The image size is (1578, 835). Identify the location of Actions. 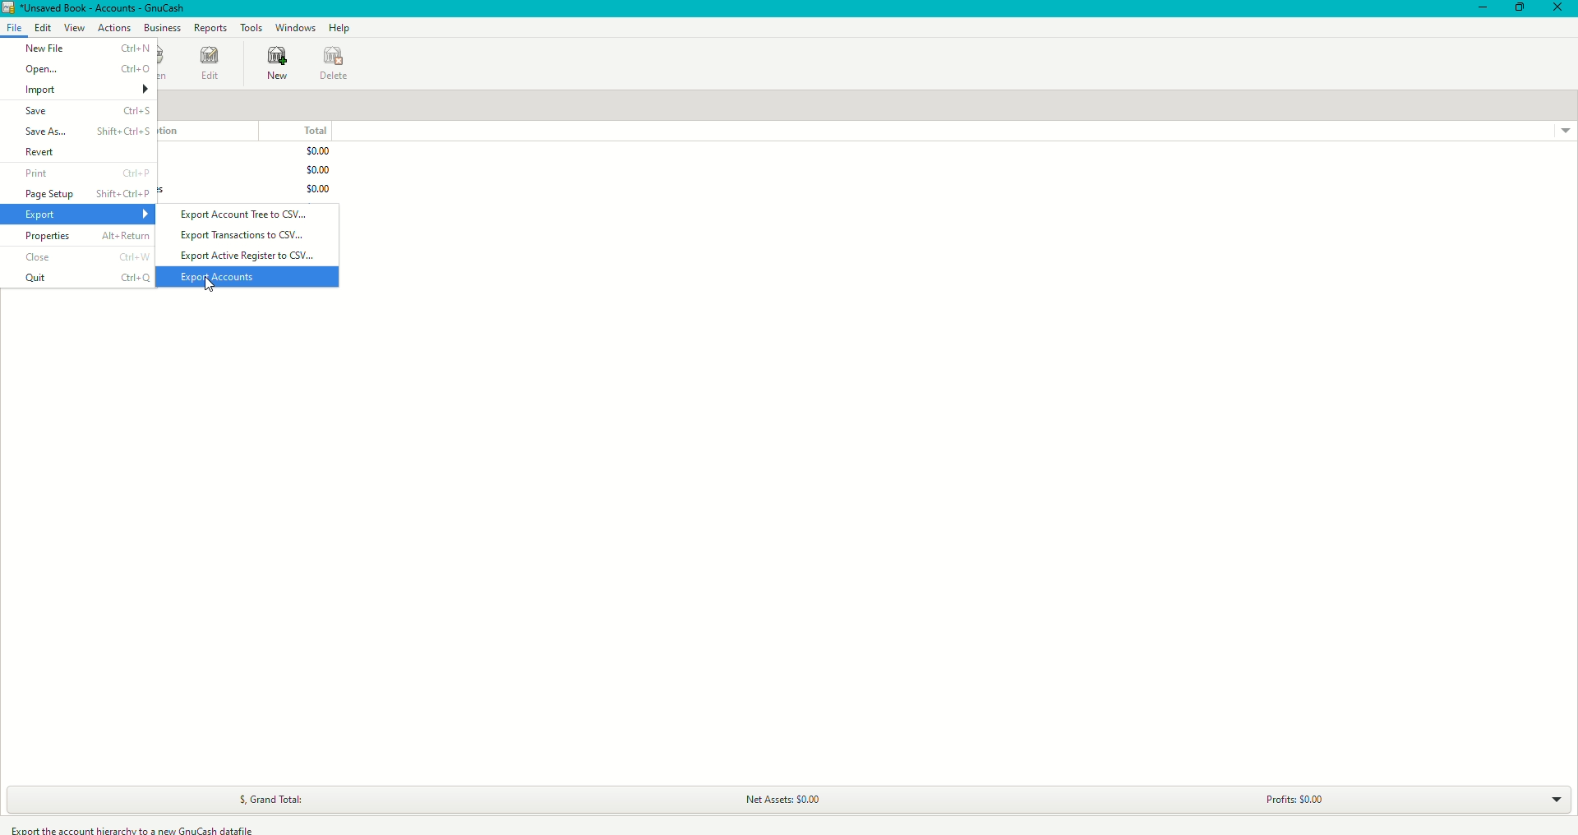
(113, 29).